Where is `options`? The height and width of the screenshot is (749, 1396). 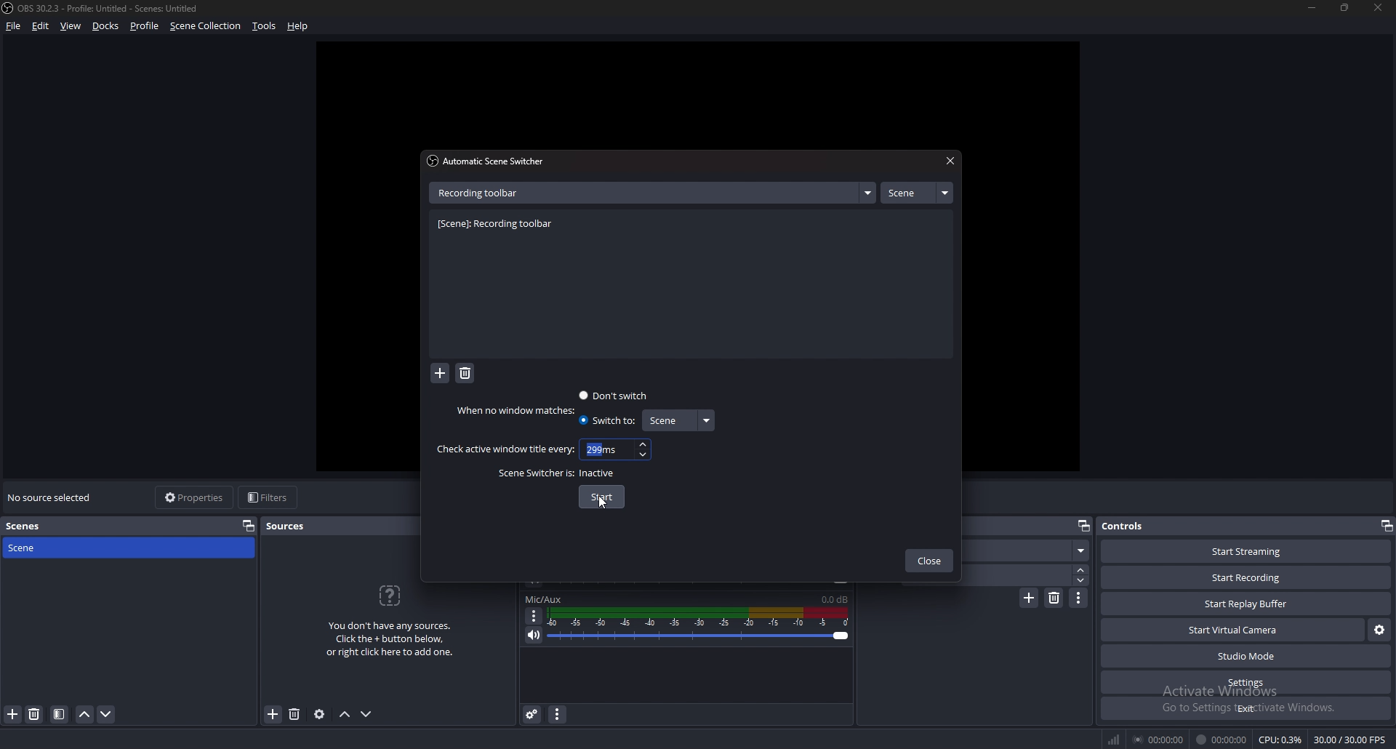
options is located at coordinates (534, 616).